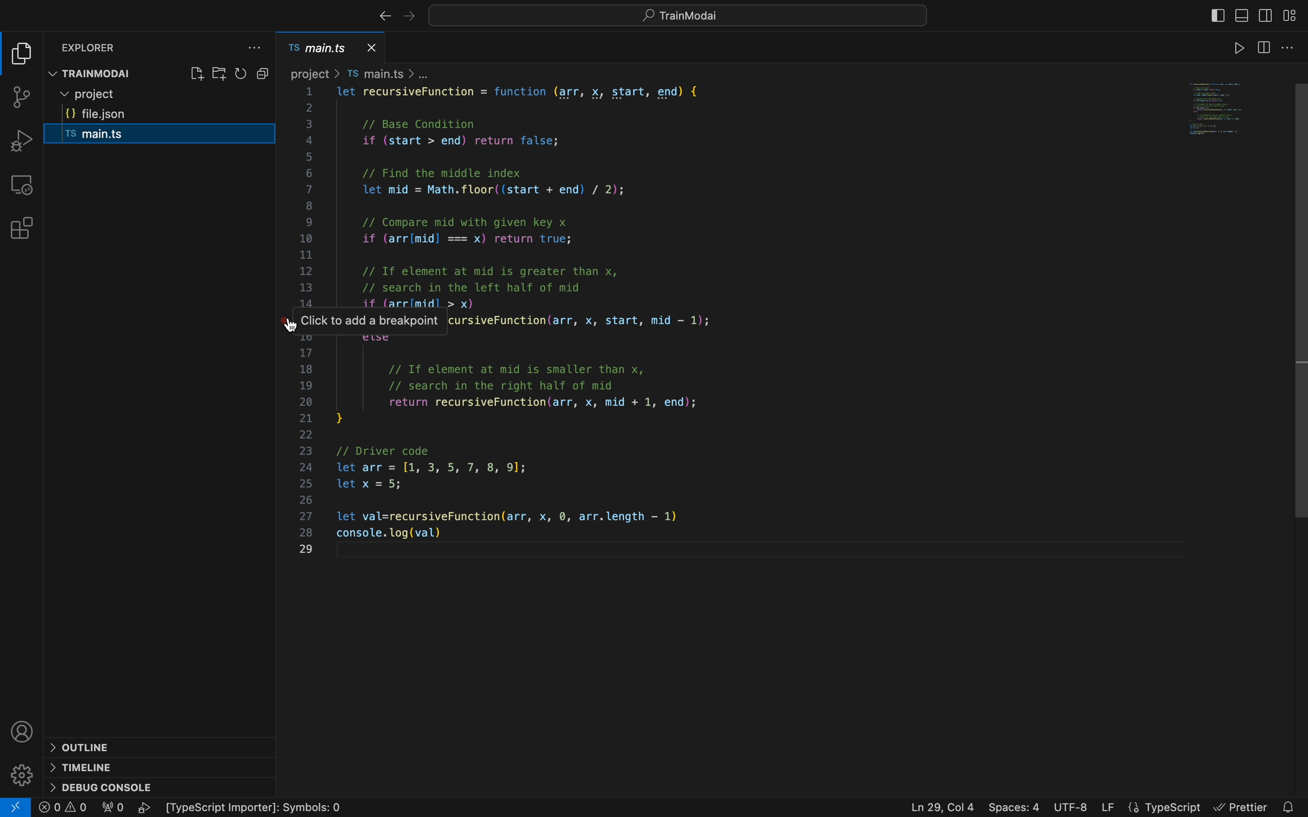 The width and height of the screenshot is (1308, 817). I want to click on error logs, so click(202, 808).